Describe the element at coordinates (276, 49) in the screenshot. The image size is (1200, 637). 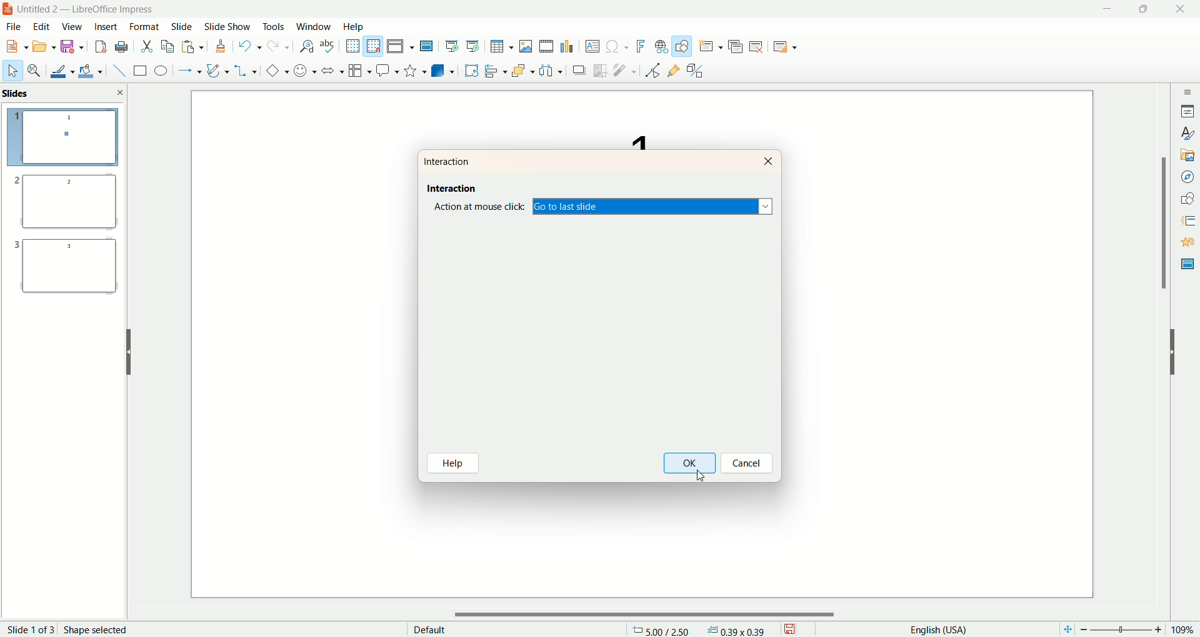
I see `redo` at that location.